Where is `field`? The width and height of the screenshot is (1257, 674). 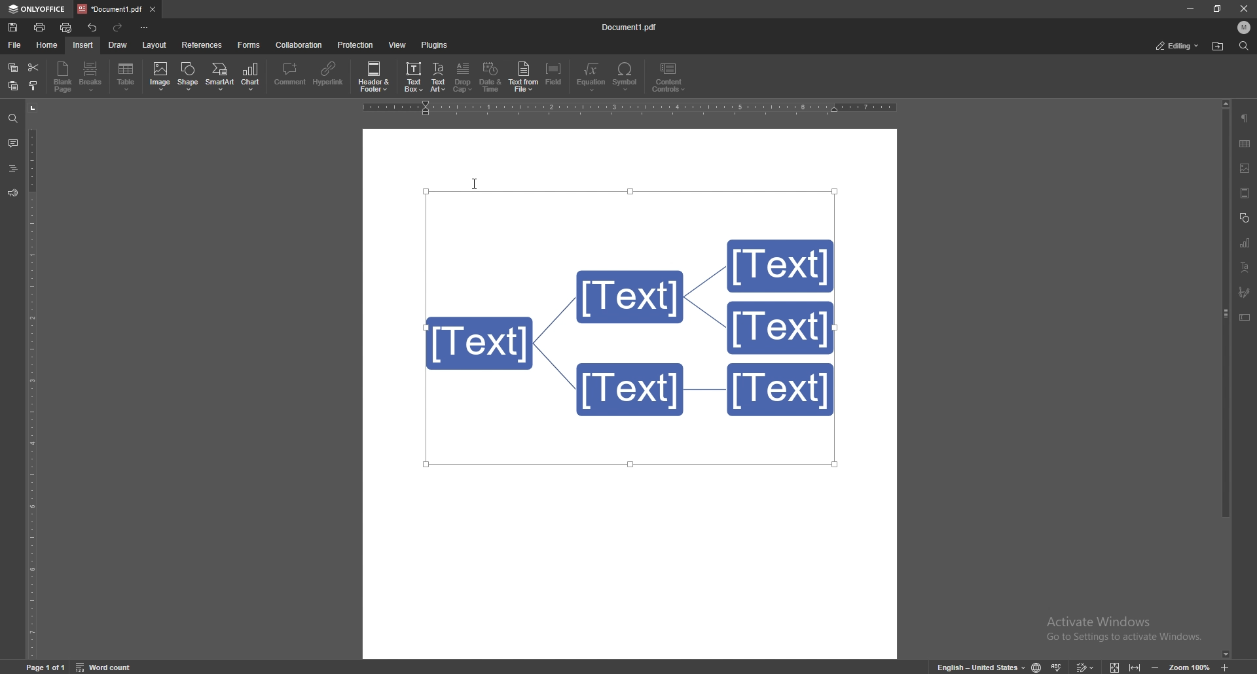 field is located at coordinates (555, 76).